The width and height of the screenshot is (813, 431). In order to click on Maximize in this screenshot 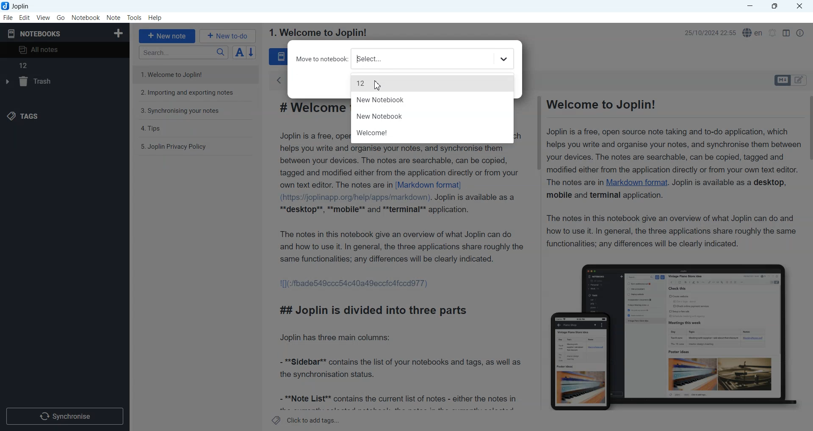, I will do `click(776, 6)`.